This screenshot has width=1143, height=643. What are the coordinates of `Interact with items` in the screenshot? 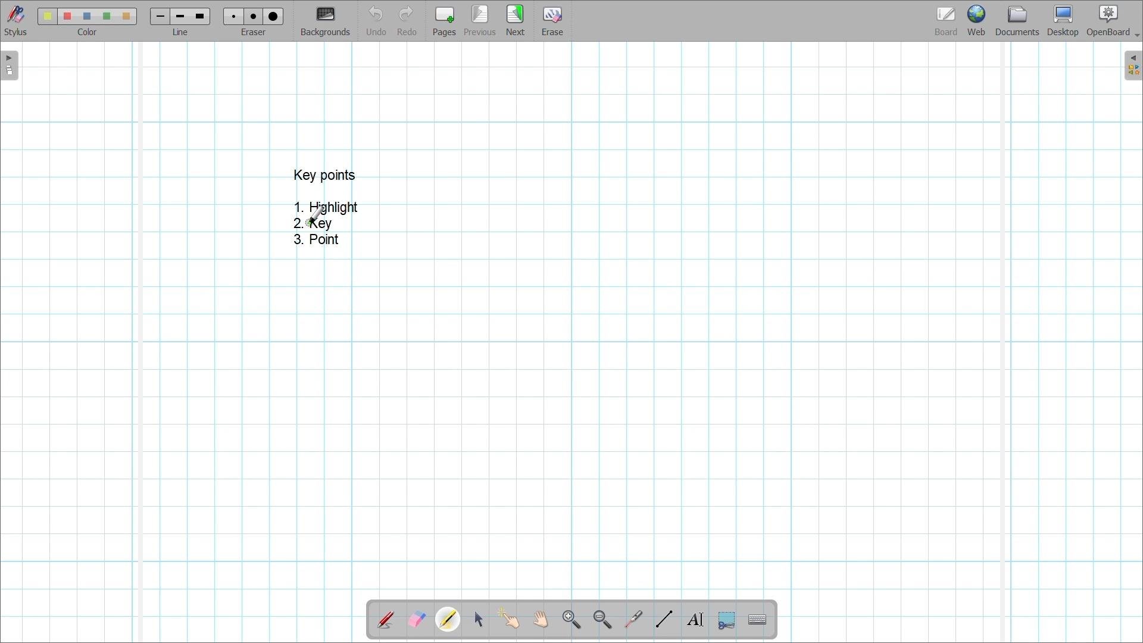 It's located at (508, 619).